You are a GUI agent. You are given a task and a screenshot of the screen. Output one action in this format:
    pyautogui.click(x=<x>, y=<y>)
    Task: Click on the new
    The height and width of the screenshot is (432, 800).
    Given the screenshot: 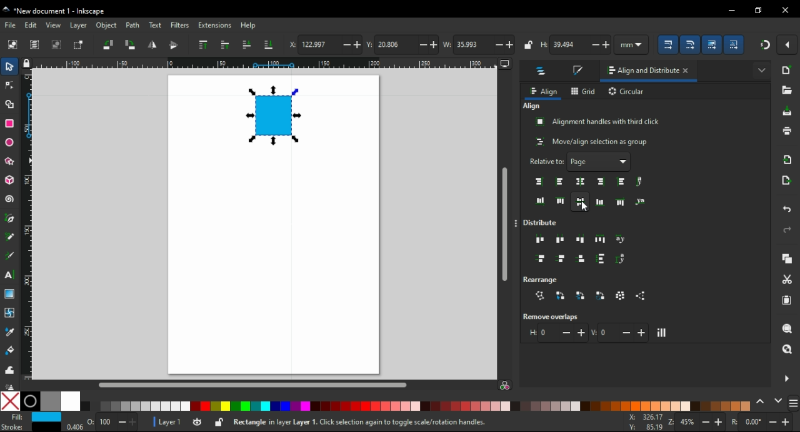 What is the action you would take?
    pyautogui.click(x=787, y=70)
    